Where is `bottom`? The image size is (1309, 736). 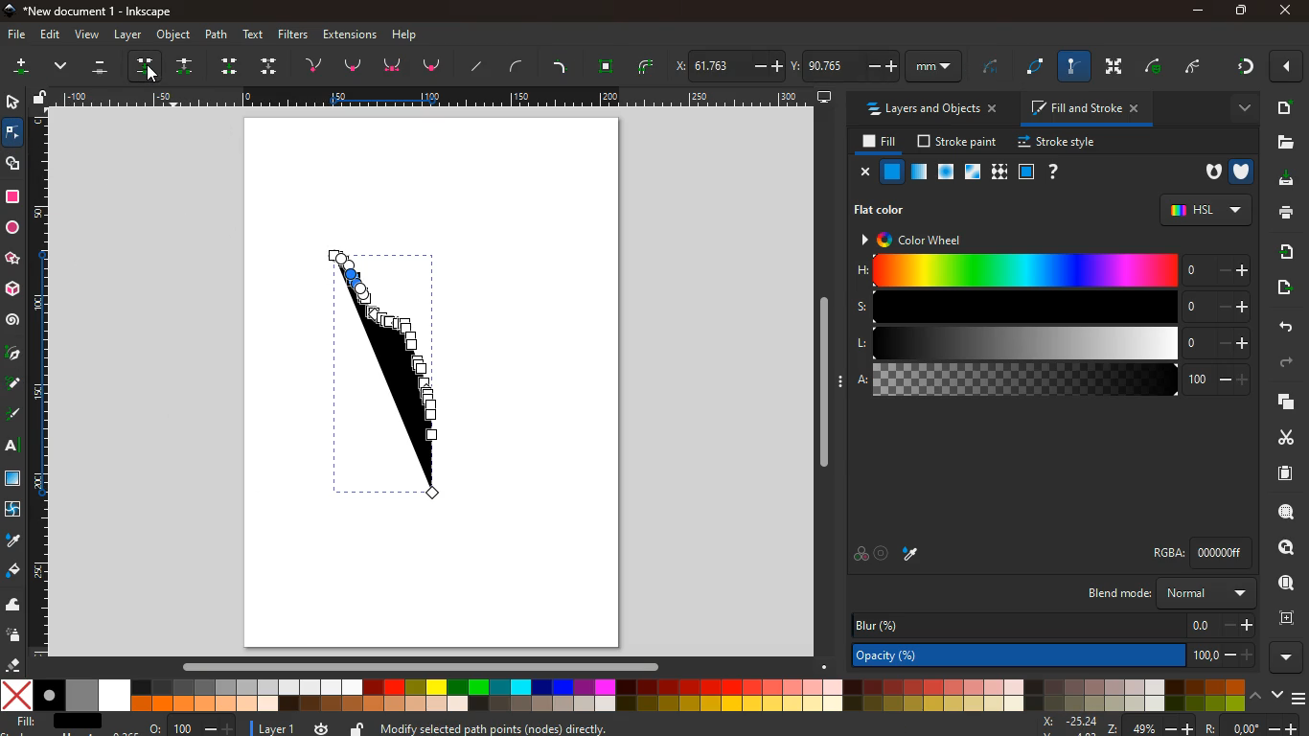 bottom is located at coordinates (434, 69).